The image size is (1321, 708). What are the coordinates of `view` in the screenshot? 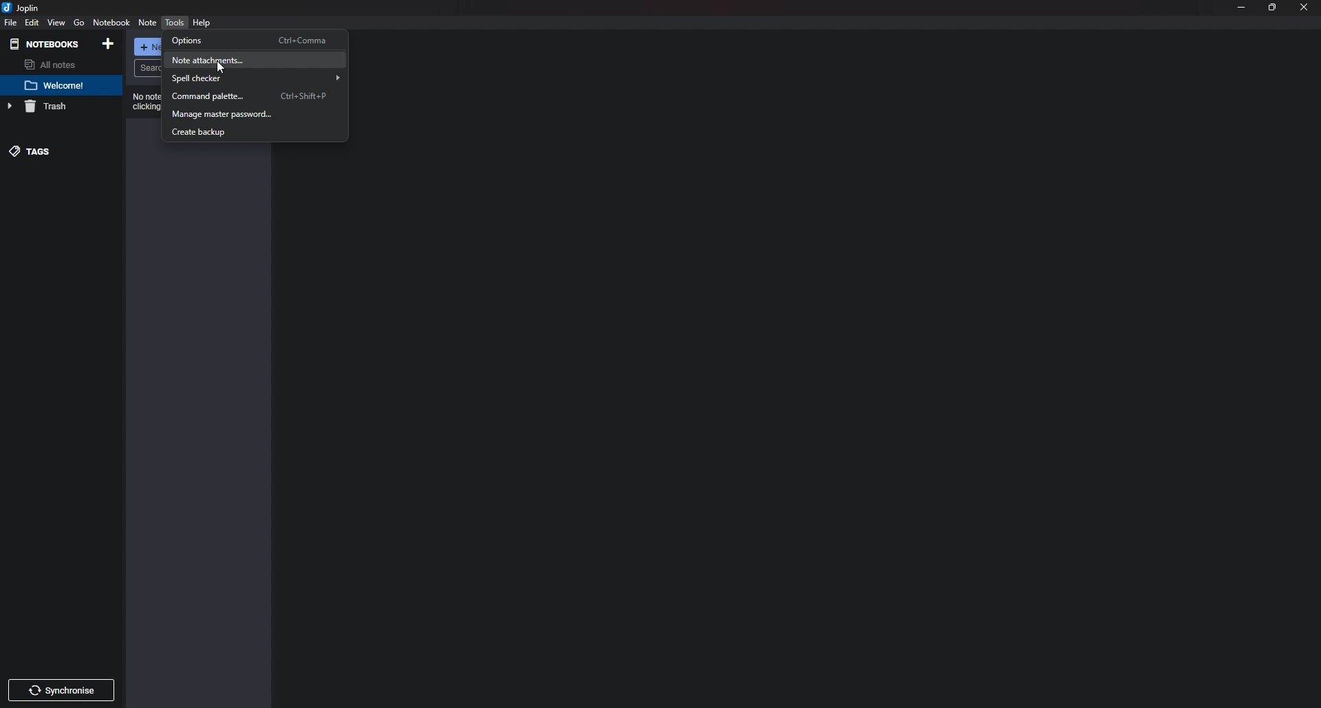 It's located at (56, 24).